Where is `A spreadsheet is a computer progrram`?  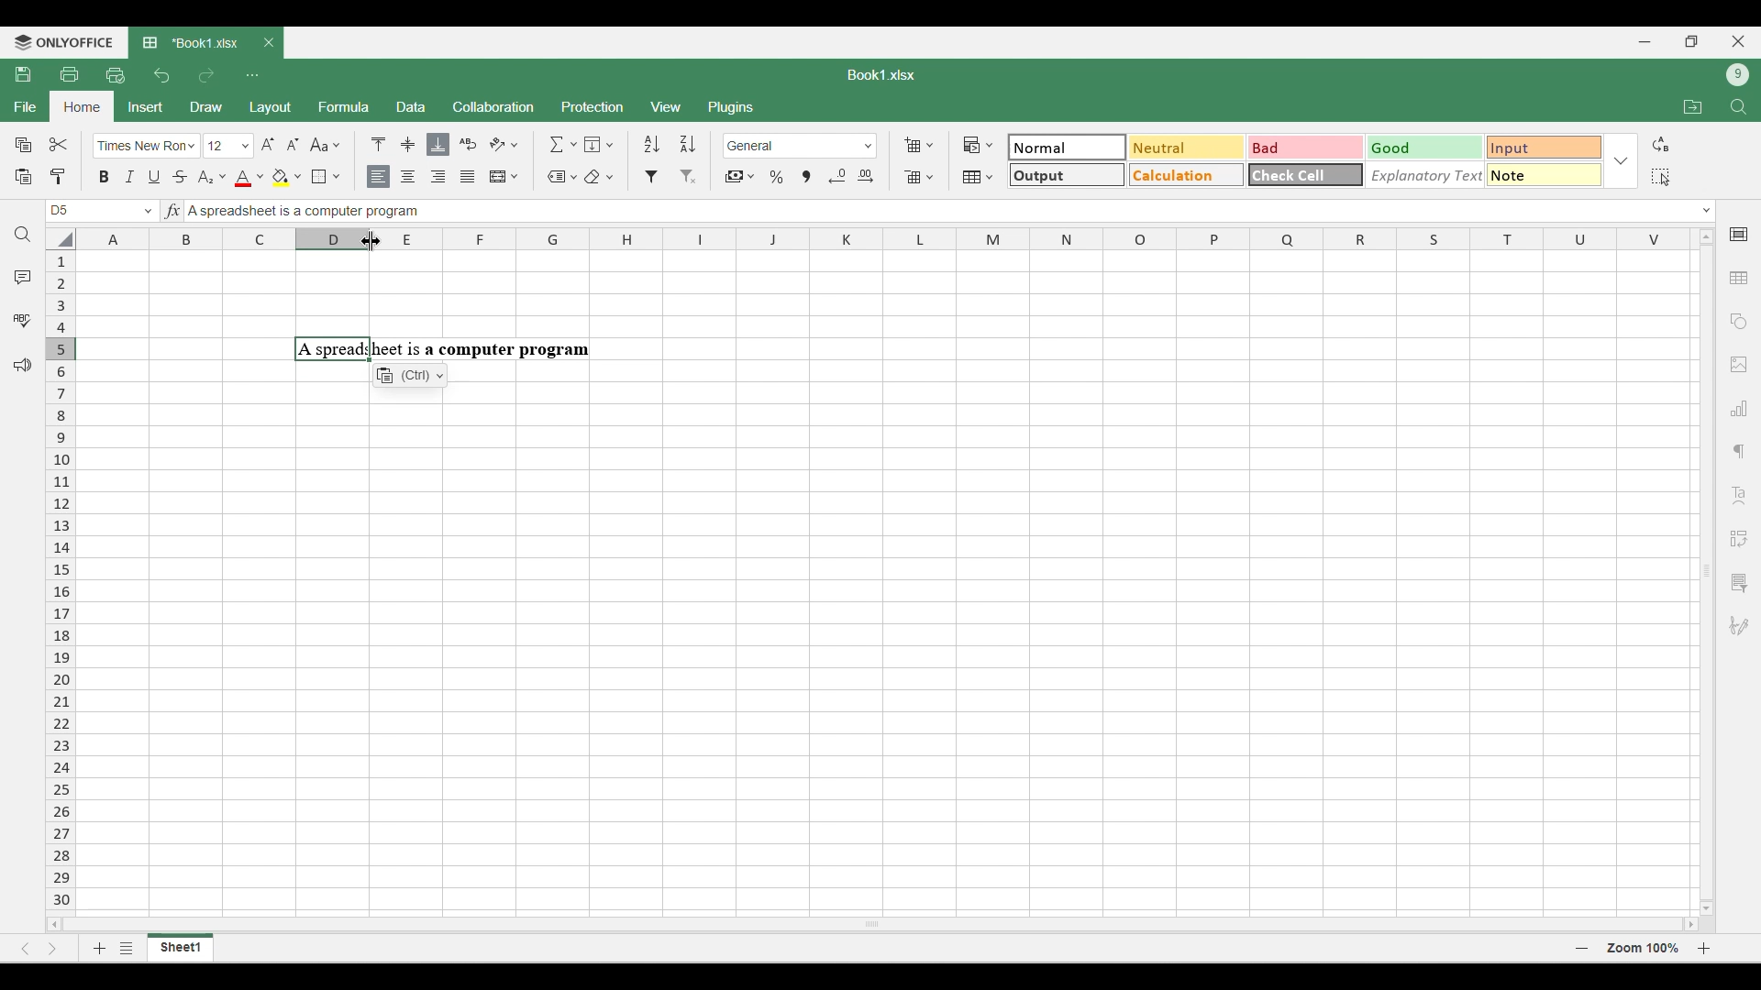
A spreadsheet is a computer progrram is located at coordinates (442, 349).